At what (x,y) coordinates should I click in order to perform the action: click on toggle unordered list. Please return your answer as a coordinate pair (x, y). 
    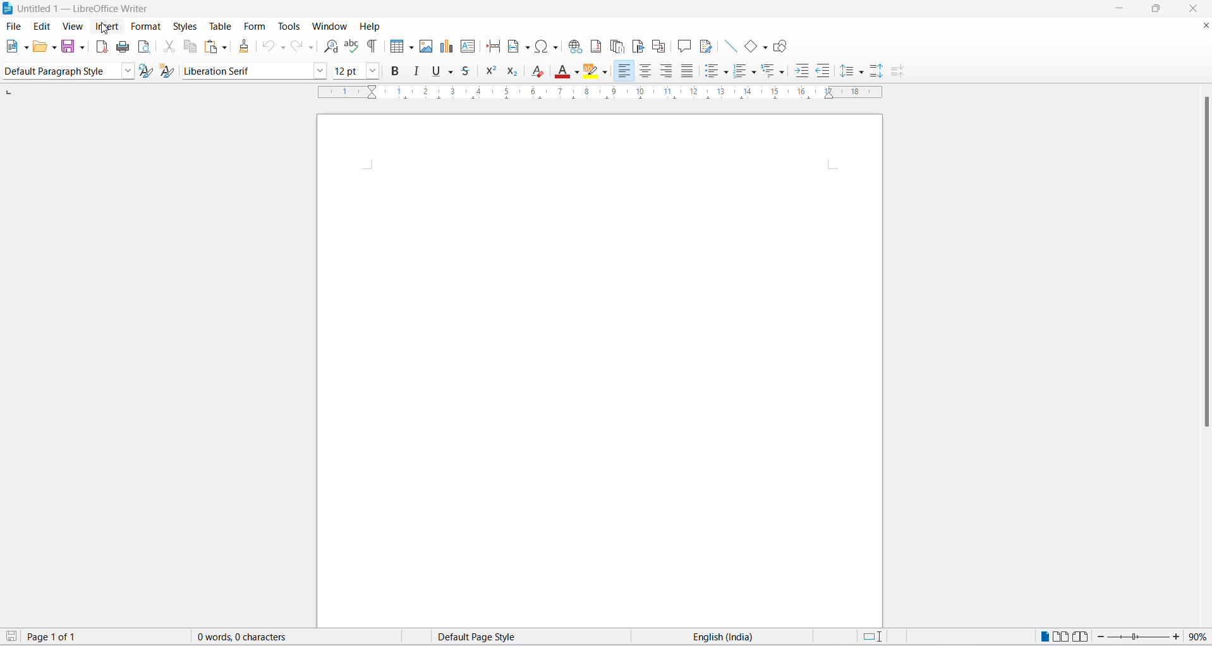
    Looking at the image, I should click on (709, 71).